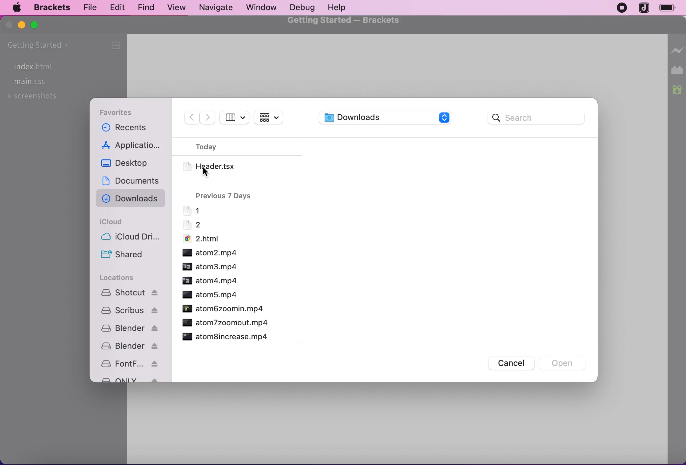  What do you see at coordinates (128, 311) in the screenshot?
I see `scribus` at bounding box center [128, 311].